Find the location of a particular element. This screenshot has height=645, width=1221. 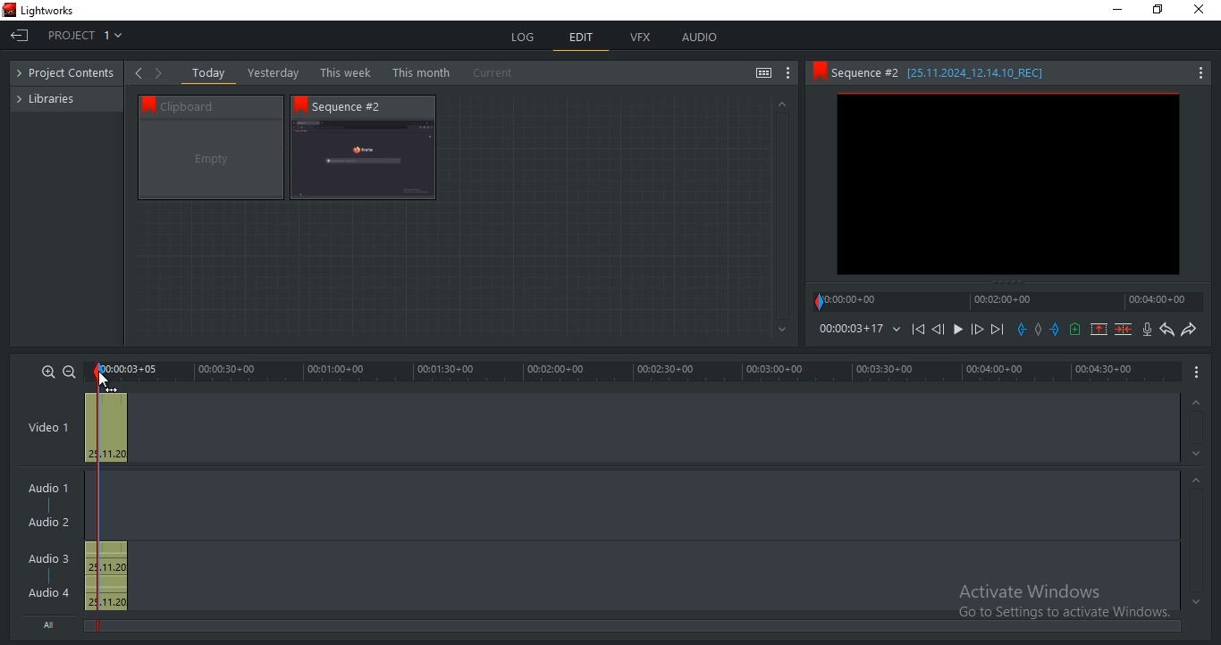

timeline is located at coordinates (850, 329).